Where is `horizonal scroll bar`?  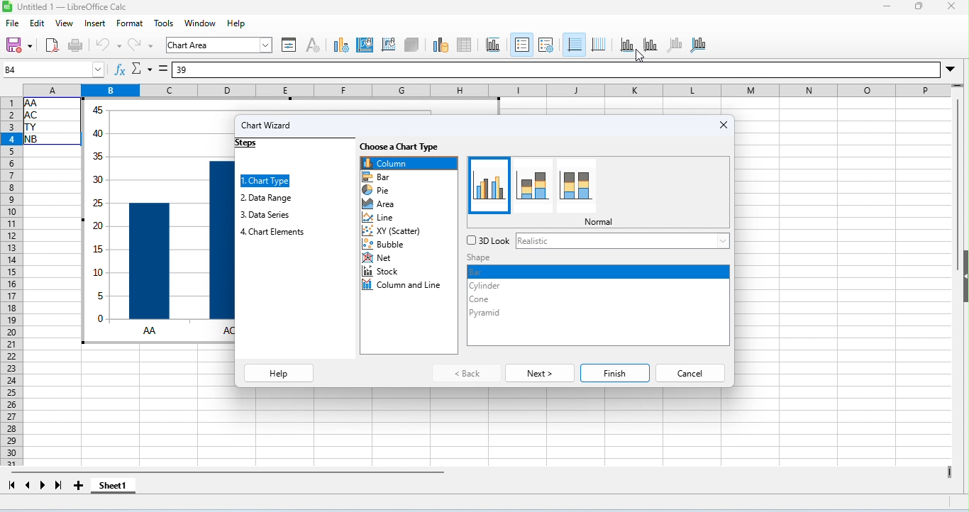
horizonal scroll bar is located at coordinates (237, 473).